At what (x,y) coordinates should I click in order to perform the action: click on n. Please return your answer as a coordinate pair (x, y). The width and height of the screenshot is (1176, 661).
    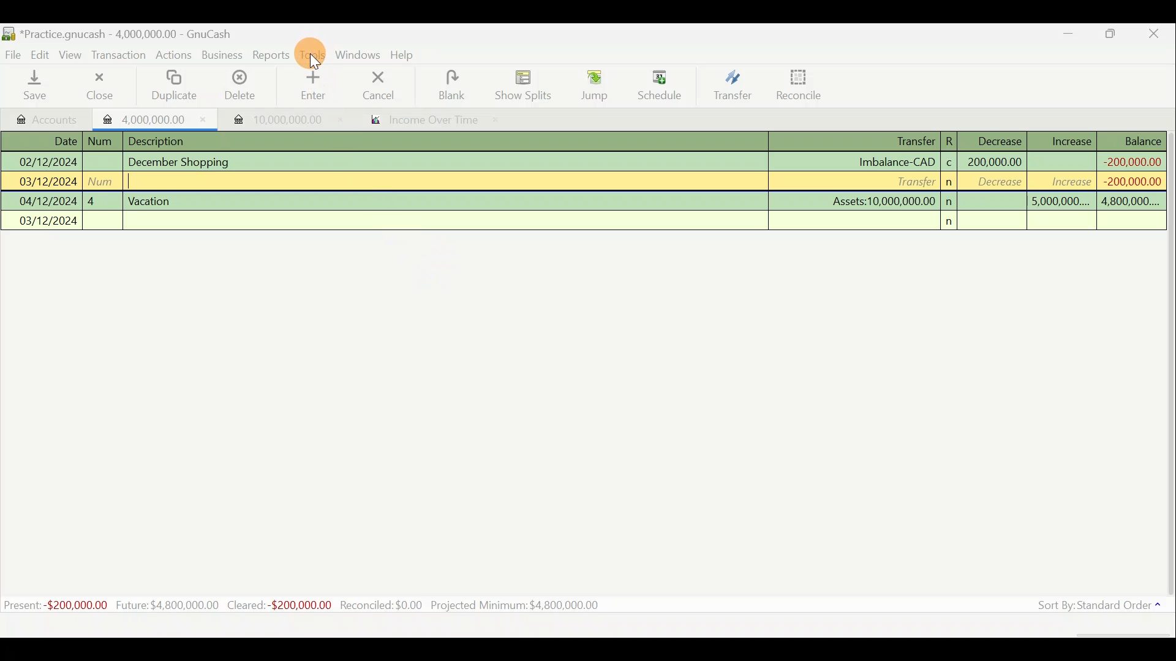
    Looking at the image, I should click on (951, 201).